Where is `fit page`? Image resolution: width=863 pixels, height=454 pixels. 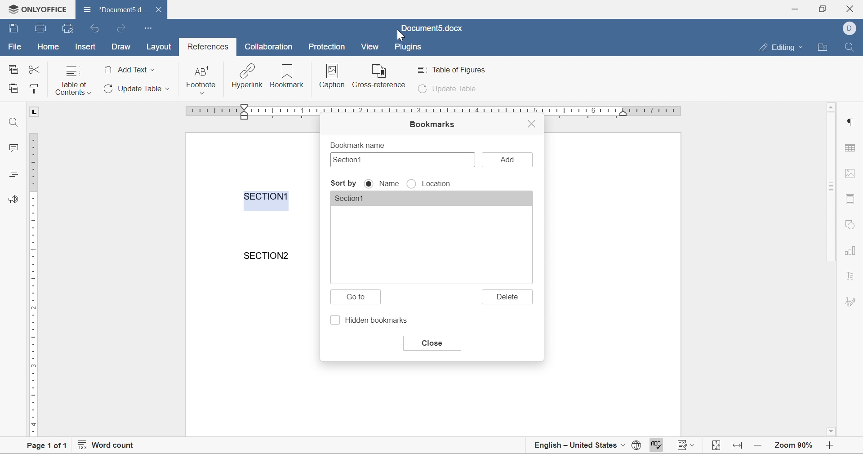 fit page is located at coordinates (717, 446).